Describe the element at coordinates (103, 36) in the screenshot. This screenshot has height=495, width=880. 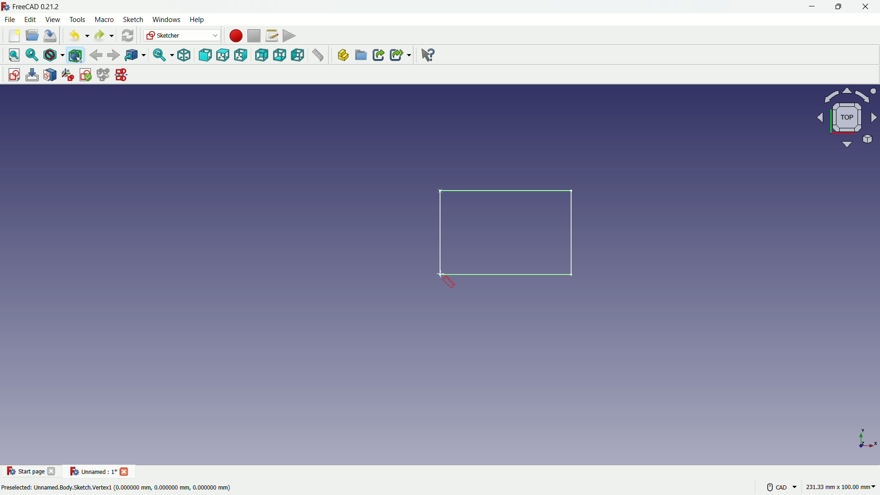
I see `redo` at that location.